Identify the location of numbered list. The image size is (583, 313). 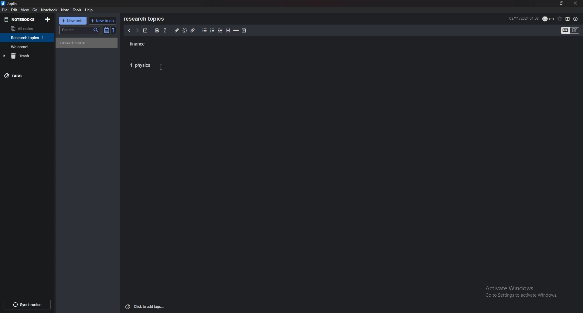
(213, 31).